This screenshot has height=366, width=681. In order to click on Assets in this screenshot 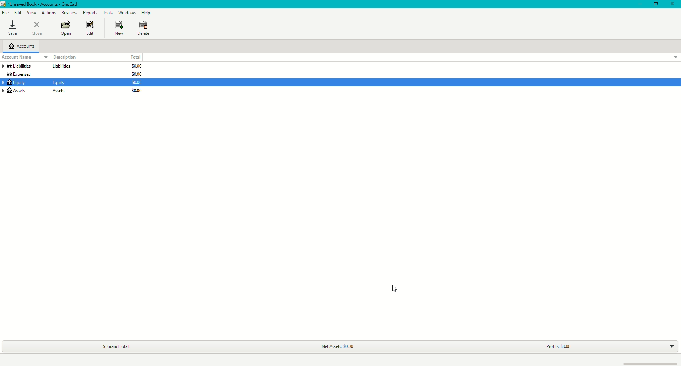, I will do `click(60, 83)`.